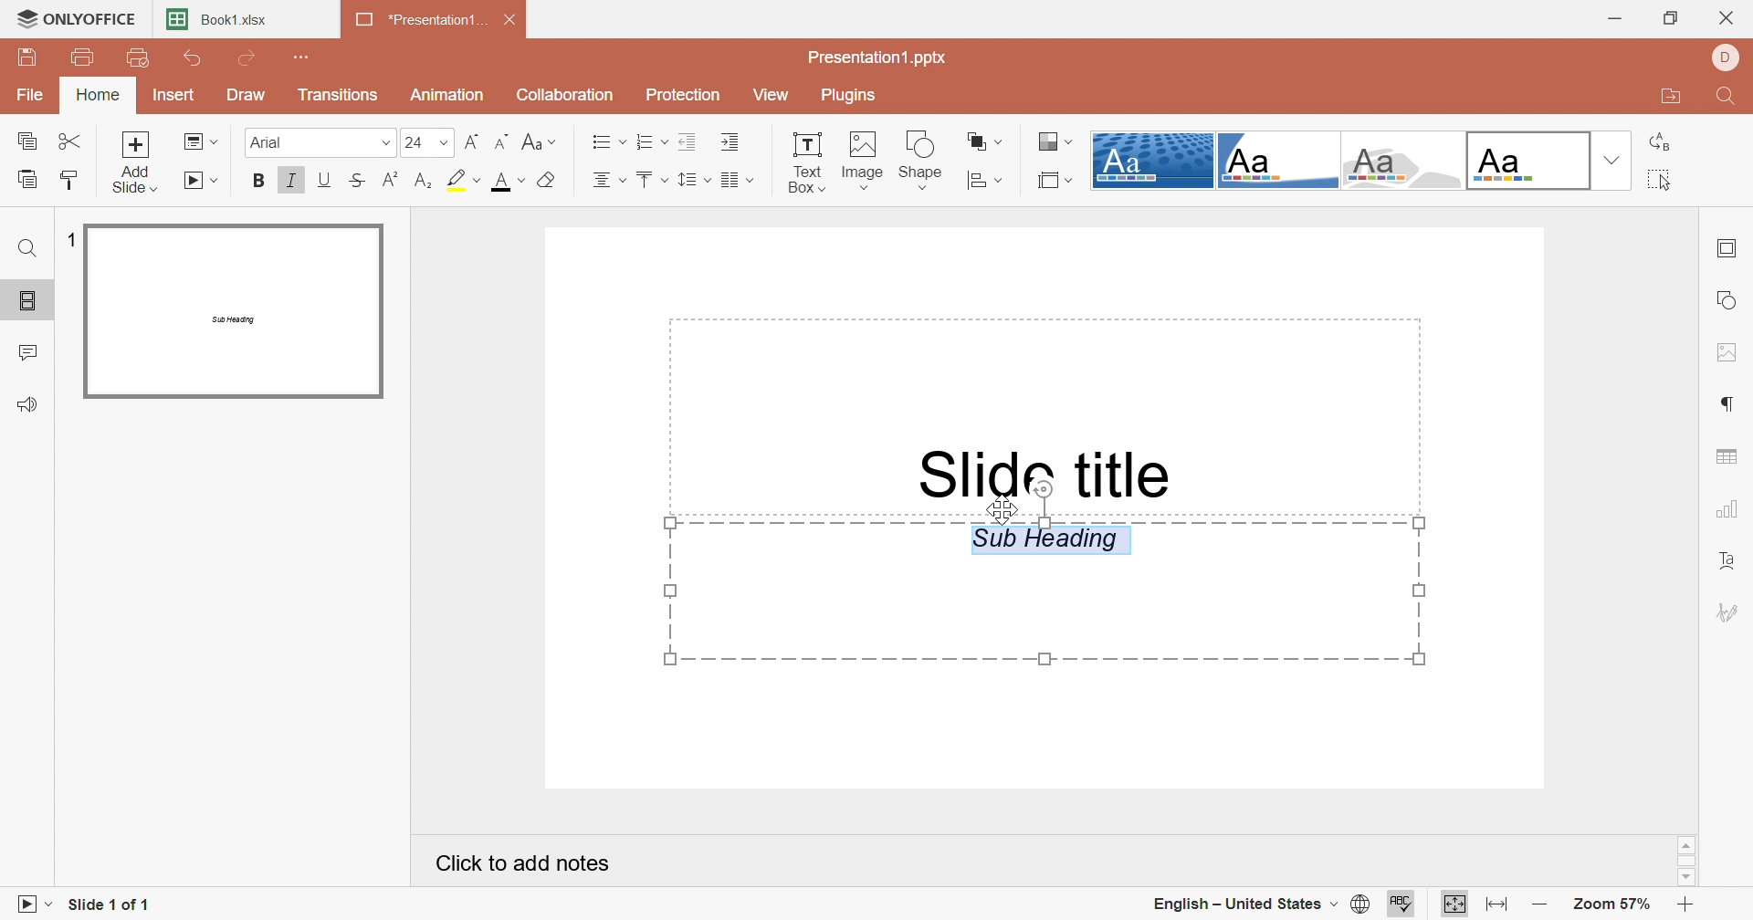 The image size is (1753, 920). I want to click on Sub Heading, so click(1039, 592).